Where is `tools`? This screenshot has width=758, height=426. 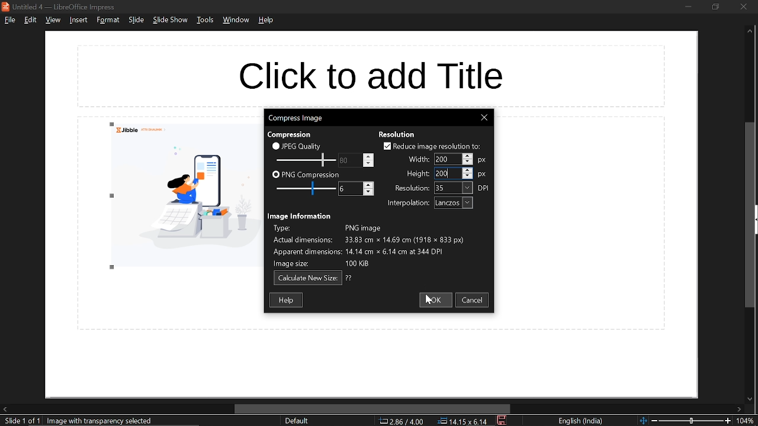
tools is located at coordinates (205, 20).